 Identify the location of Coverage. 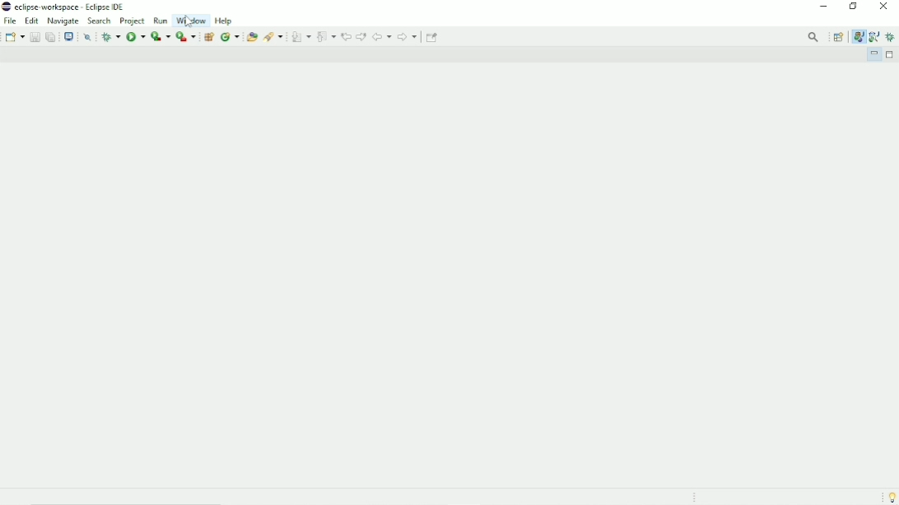
(160, 36).